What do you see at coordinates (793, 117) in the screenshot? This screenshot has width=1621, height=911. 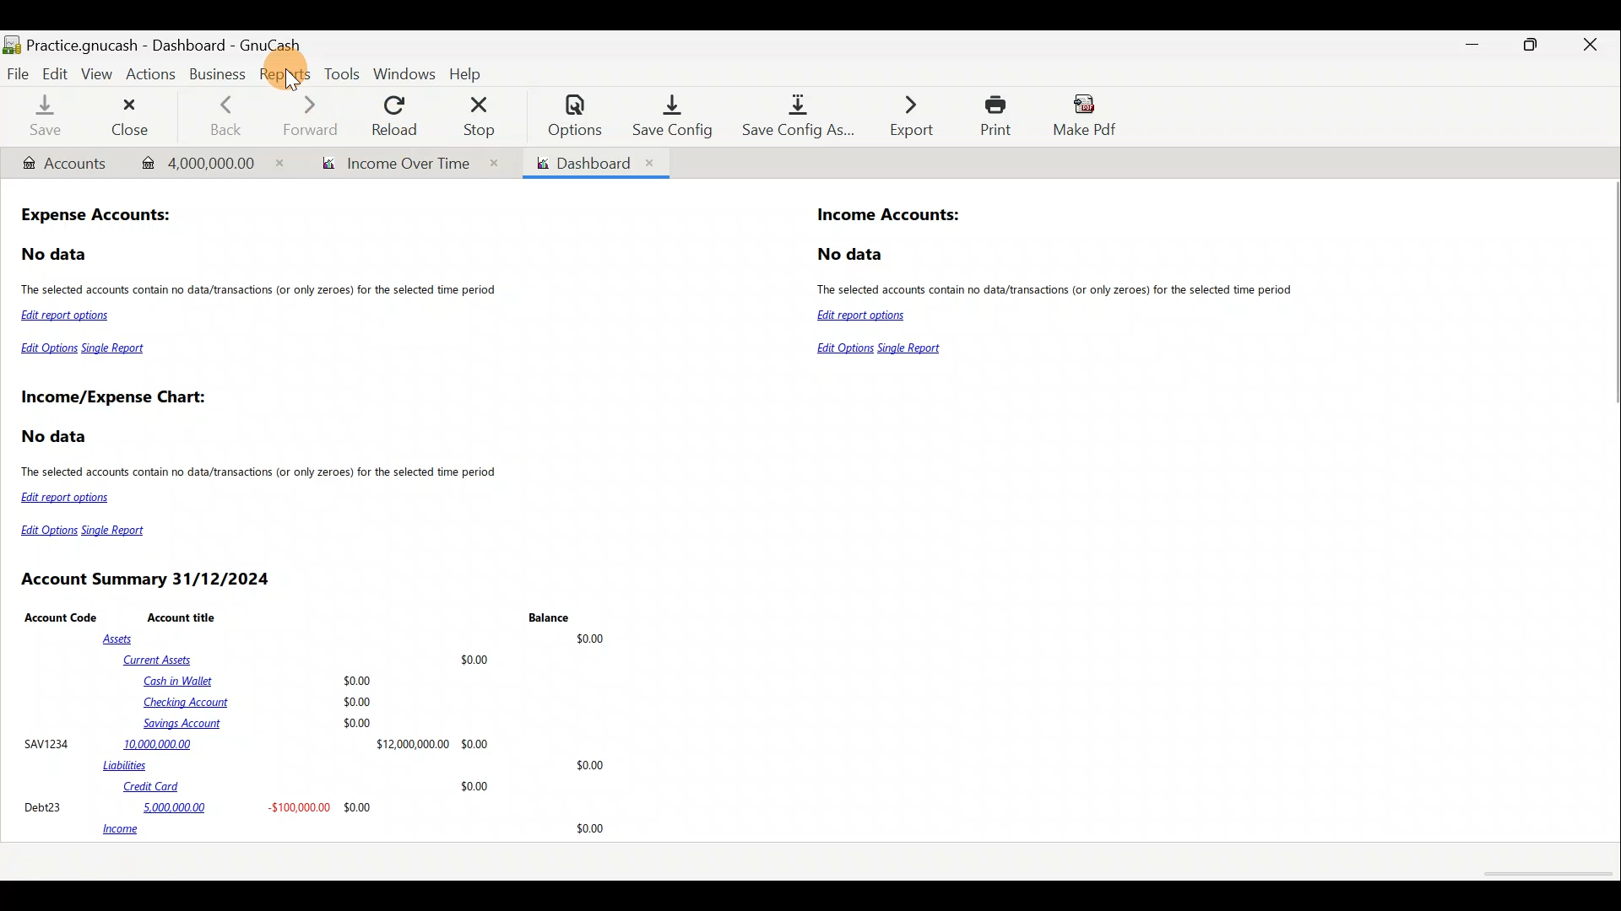 I see `Save config as` at bounding box center [793, 117].